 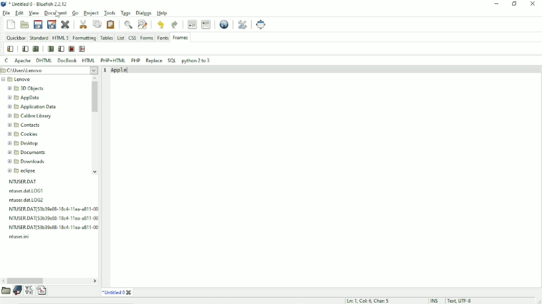 I want to click on Ln:1, Col: 6, Char:5, so click(x=368, y=300).